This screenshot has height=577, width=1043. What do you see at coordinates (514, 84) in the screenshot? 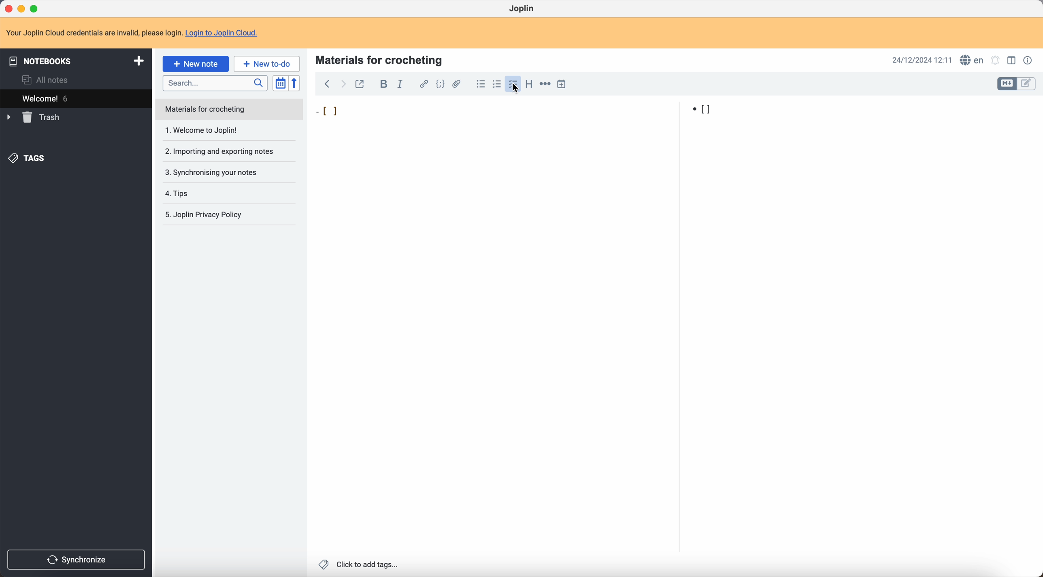
I see `click on checklist` at bounding box center [514, 84].